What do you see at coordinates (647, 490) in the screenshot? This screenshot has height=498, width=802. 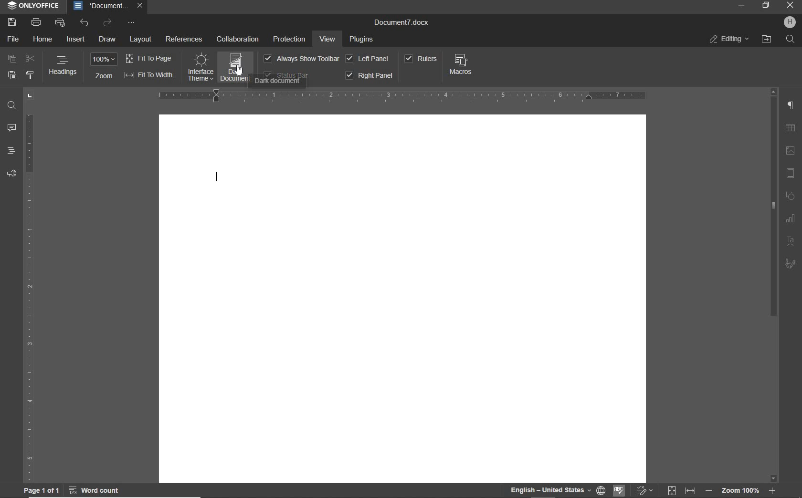 I see `TRACK CHANGES` at bounding box center [647, 490].